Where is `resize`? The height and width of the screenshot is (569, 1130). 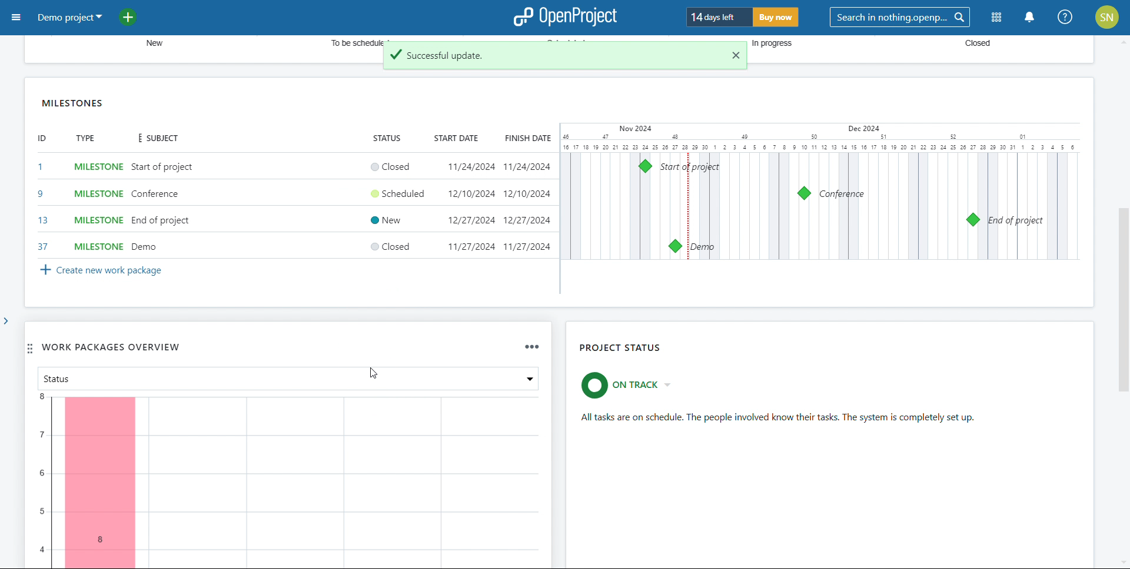 resize is located at coordinates (1086, 302).